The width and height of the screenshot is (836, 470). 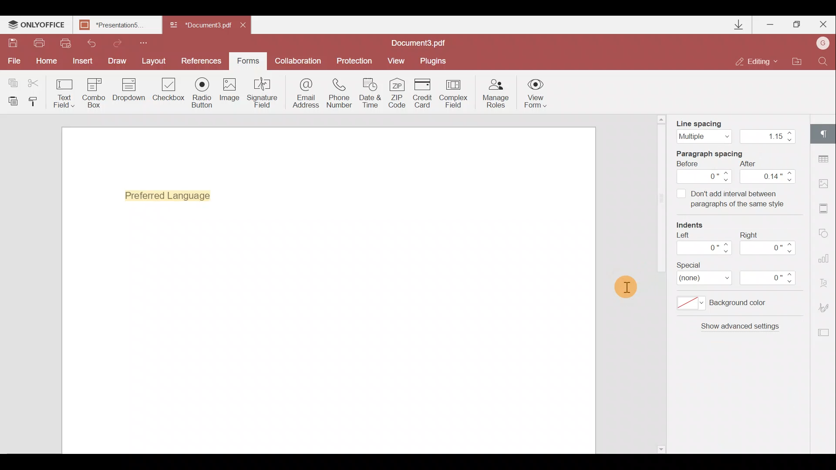 What do you see at coordinates (826, 181) in the screenshot?
I see `Image settings` at bounding box center [826, 181].